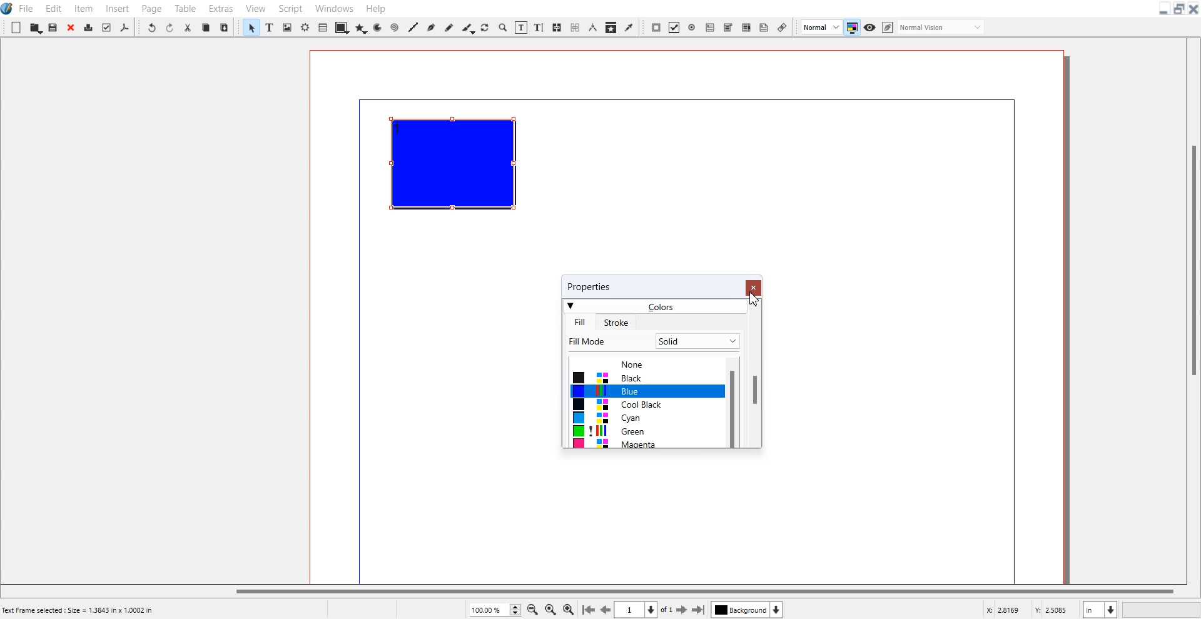  I want to click on Vertical Scroll bar, so click(1192, 309).